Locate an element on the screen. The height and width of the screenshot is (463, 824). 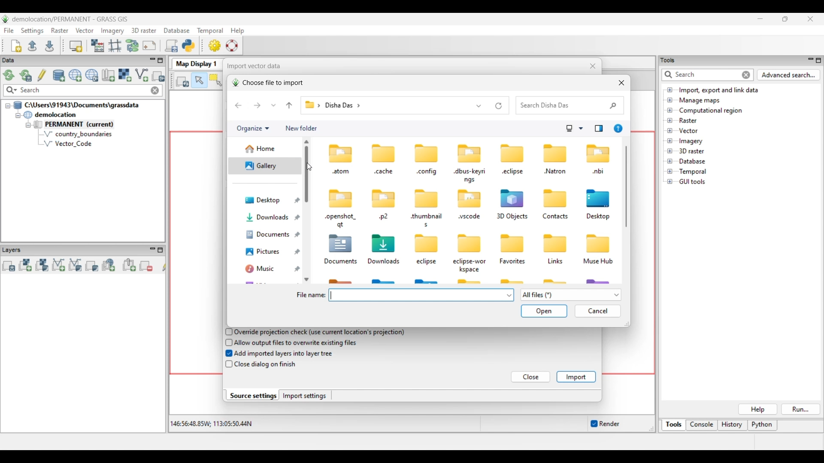
Enable/Disable auto-rendering is located at coordinates (605, 424).